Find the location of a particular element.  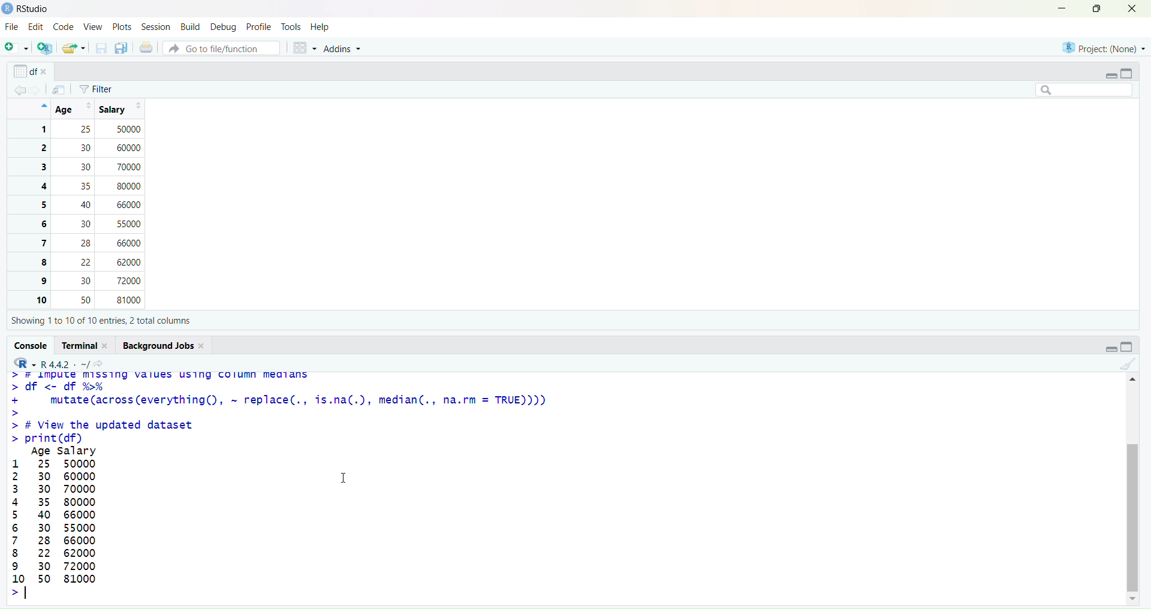

edit is located at coordinates (37, 27).